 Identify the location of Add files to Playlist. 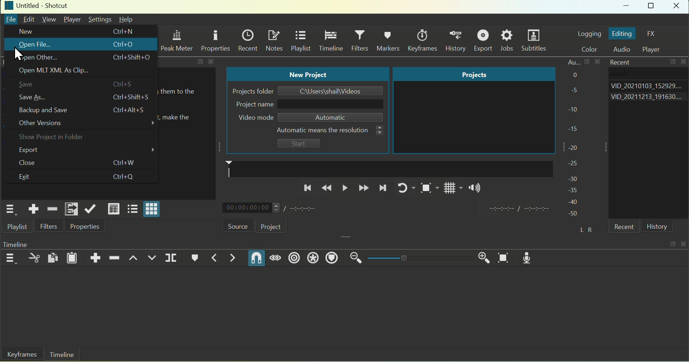
(71, 209).